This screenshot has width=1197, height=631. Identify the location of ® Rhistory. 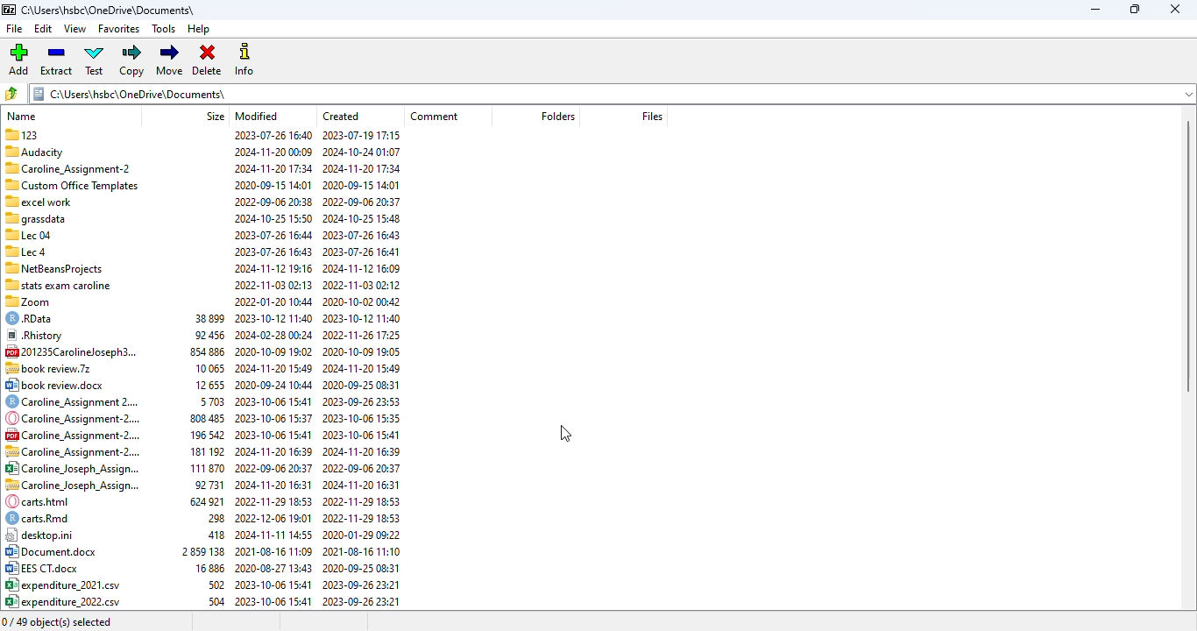
(35, 334).